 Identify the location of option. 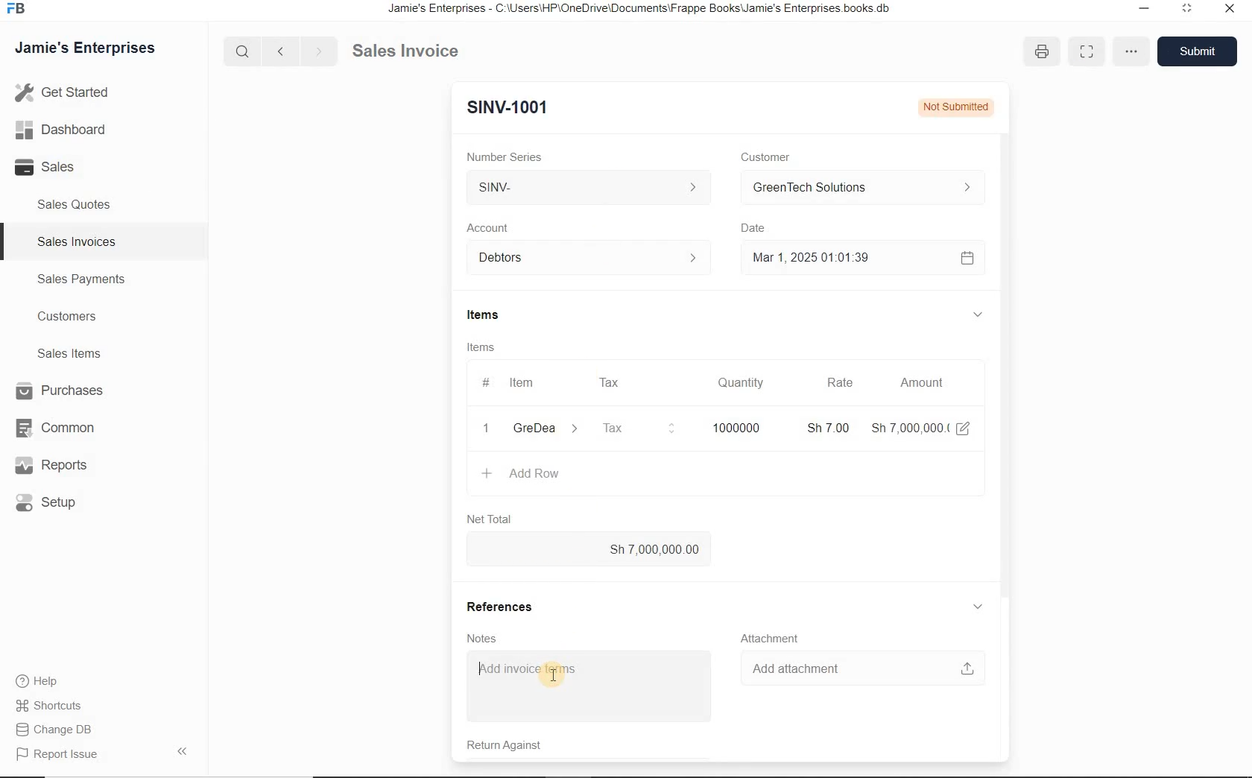
(1129, 50).